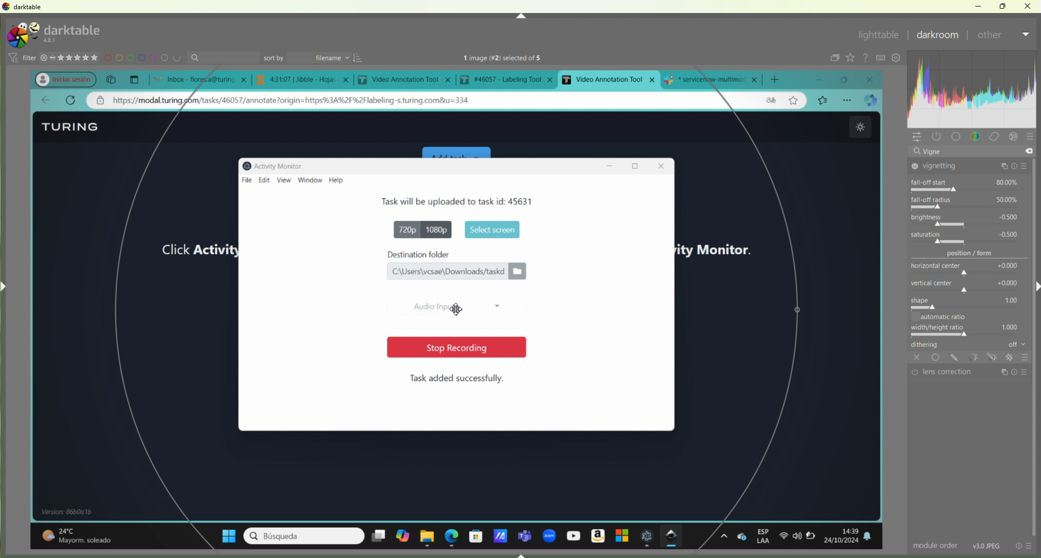  What do you see at coordinates (620, 536) in the screenshot?
I see `windows` at bounding box center [620, 536].